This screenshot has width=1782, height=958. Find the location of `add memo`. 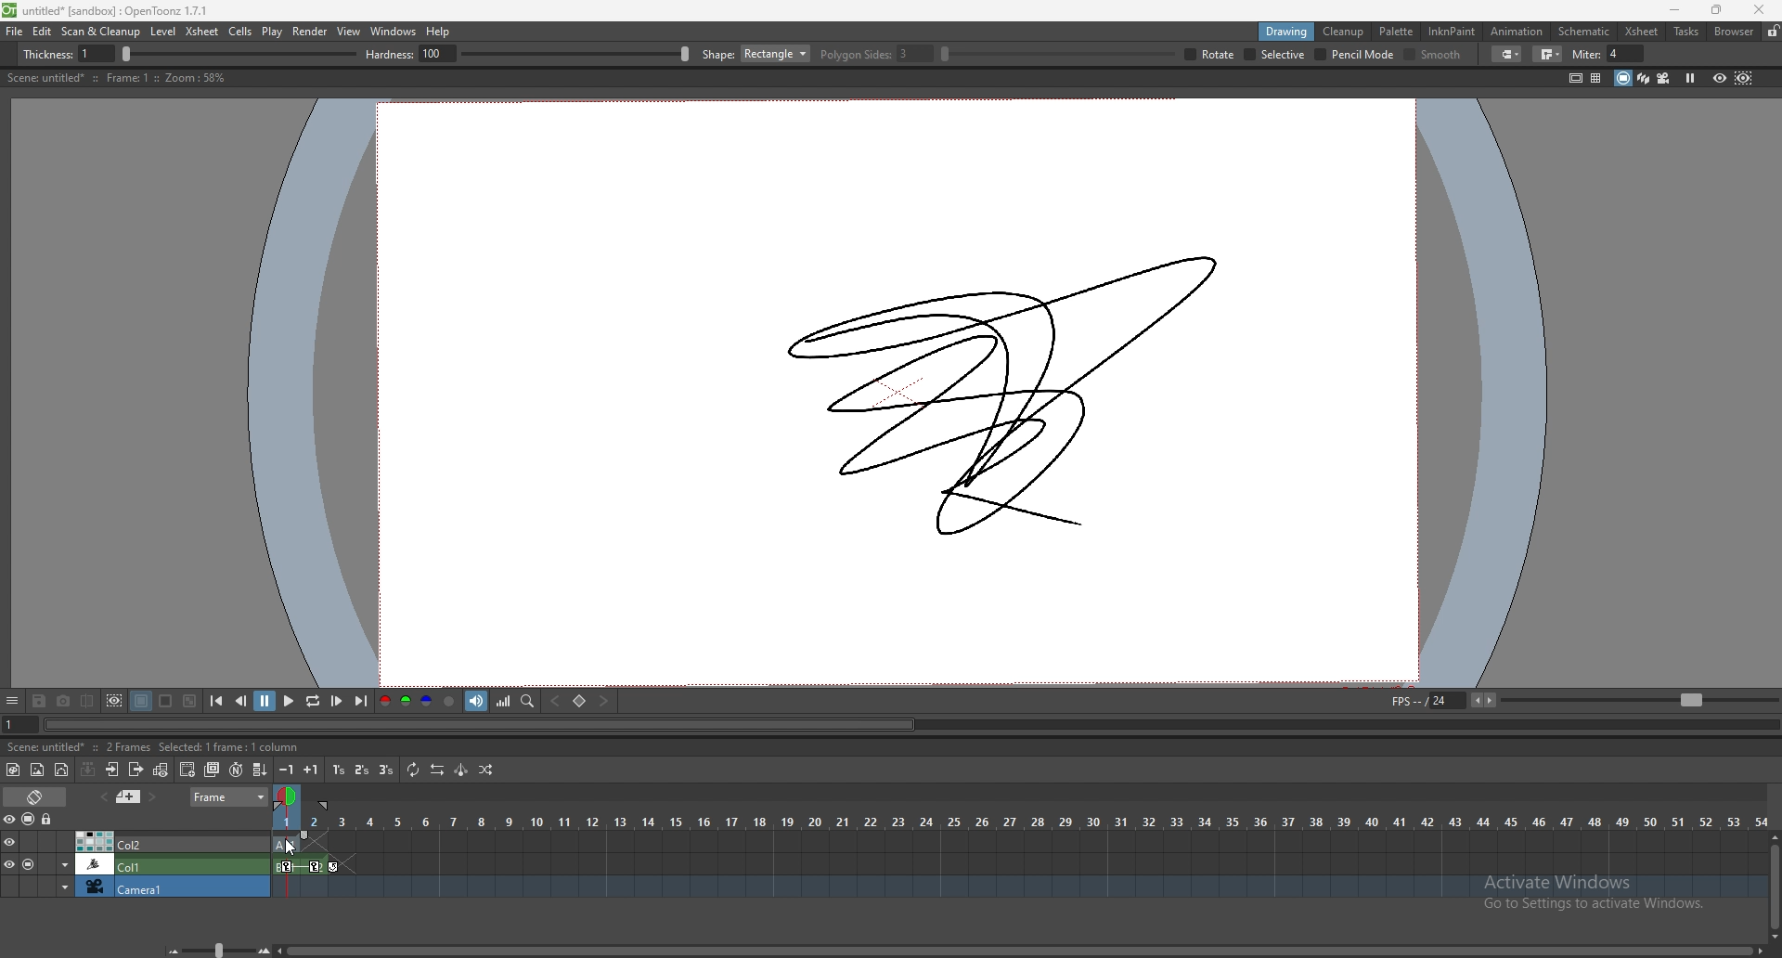

add memo is located at coordinates (129, 796).